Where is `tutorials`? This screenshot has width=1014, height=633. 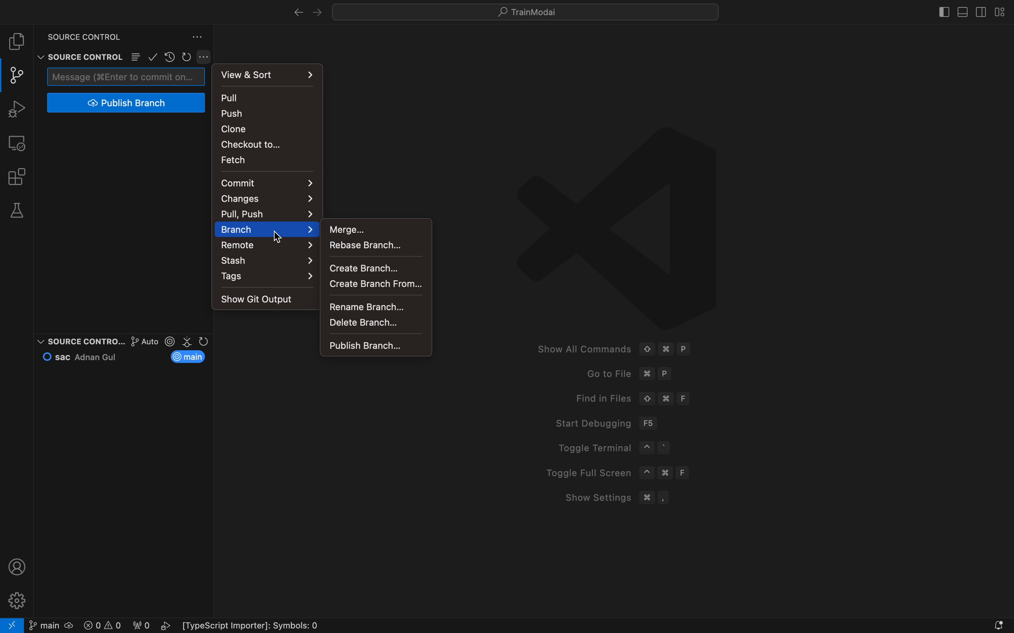 tutorials is located at coordinates (530, 12).